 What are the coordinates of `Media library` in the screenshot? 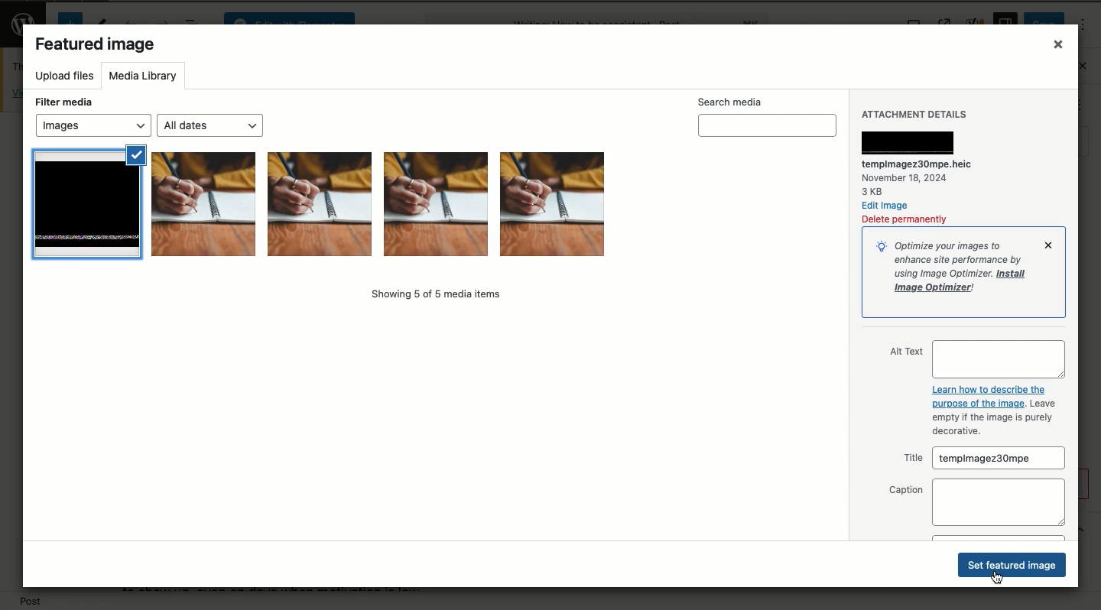 It's located at (143, 78).